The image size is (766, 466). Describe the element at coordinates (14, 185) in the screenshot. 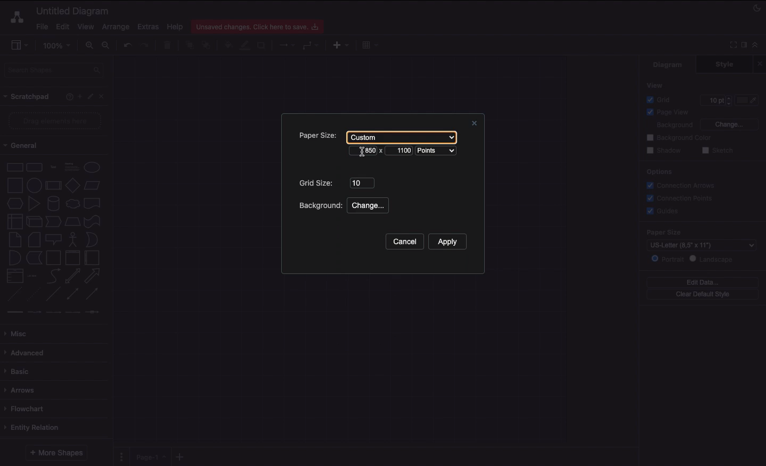

I see `Square` at that location.